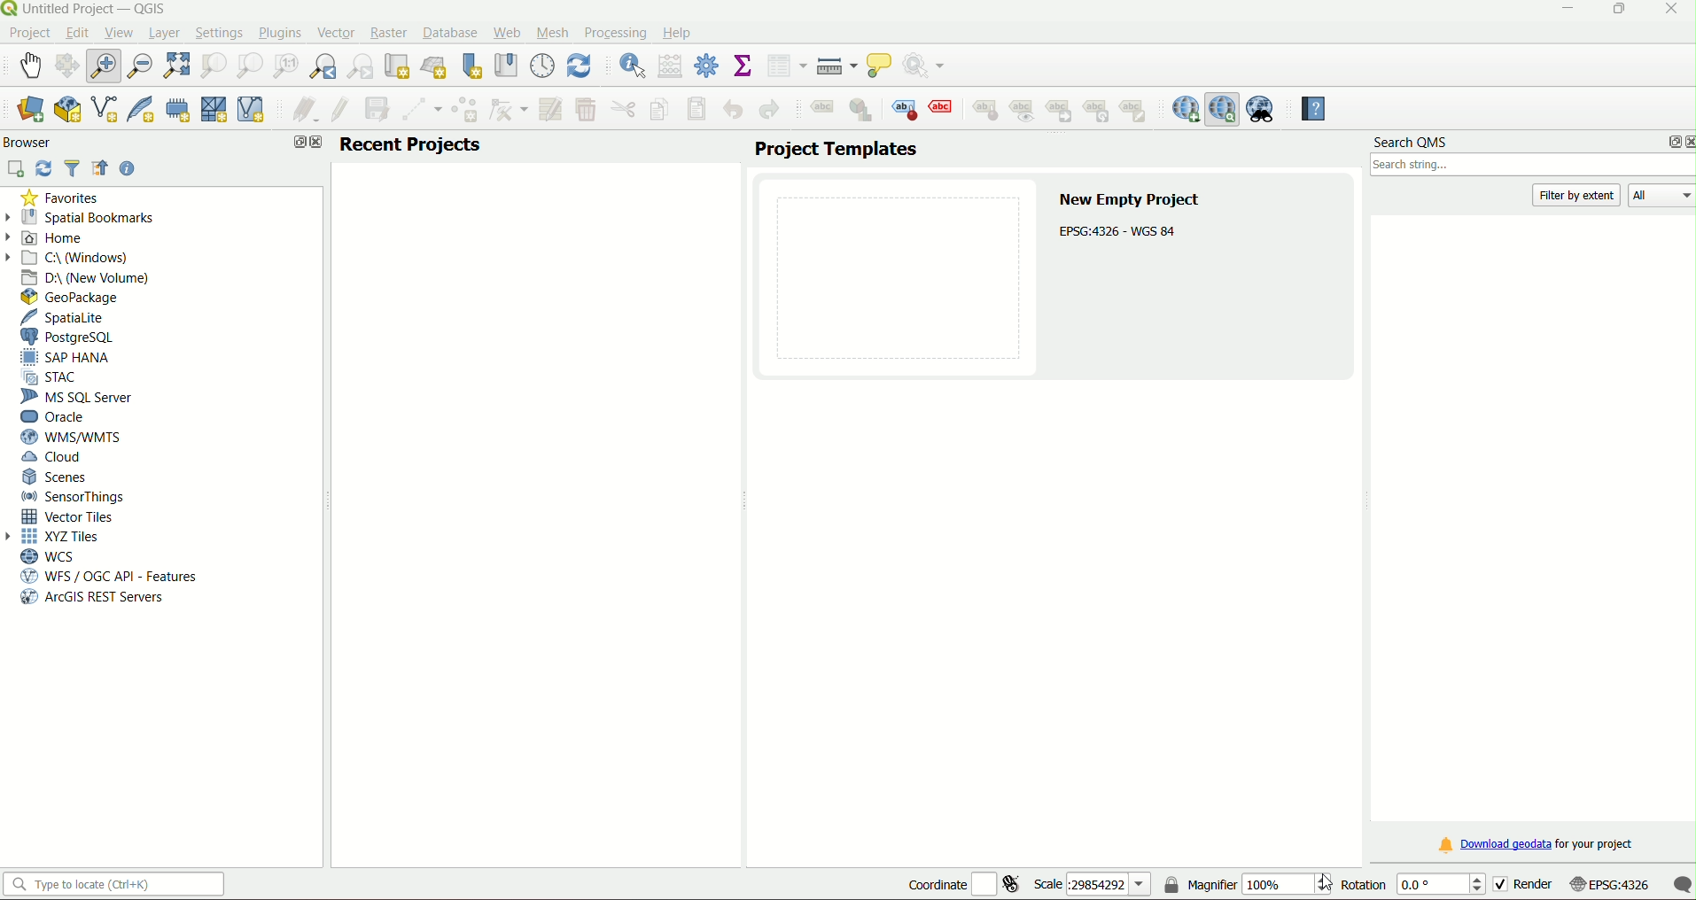 This screenshot has height=900, width=1696. Describe the element at coordinates (550, 108) in the screenshot. I see `modify attributes` at that location.